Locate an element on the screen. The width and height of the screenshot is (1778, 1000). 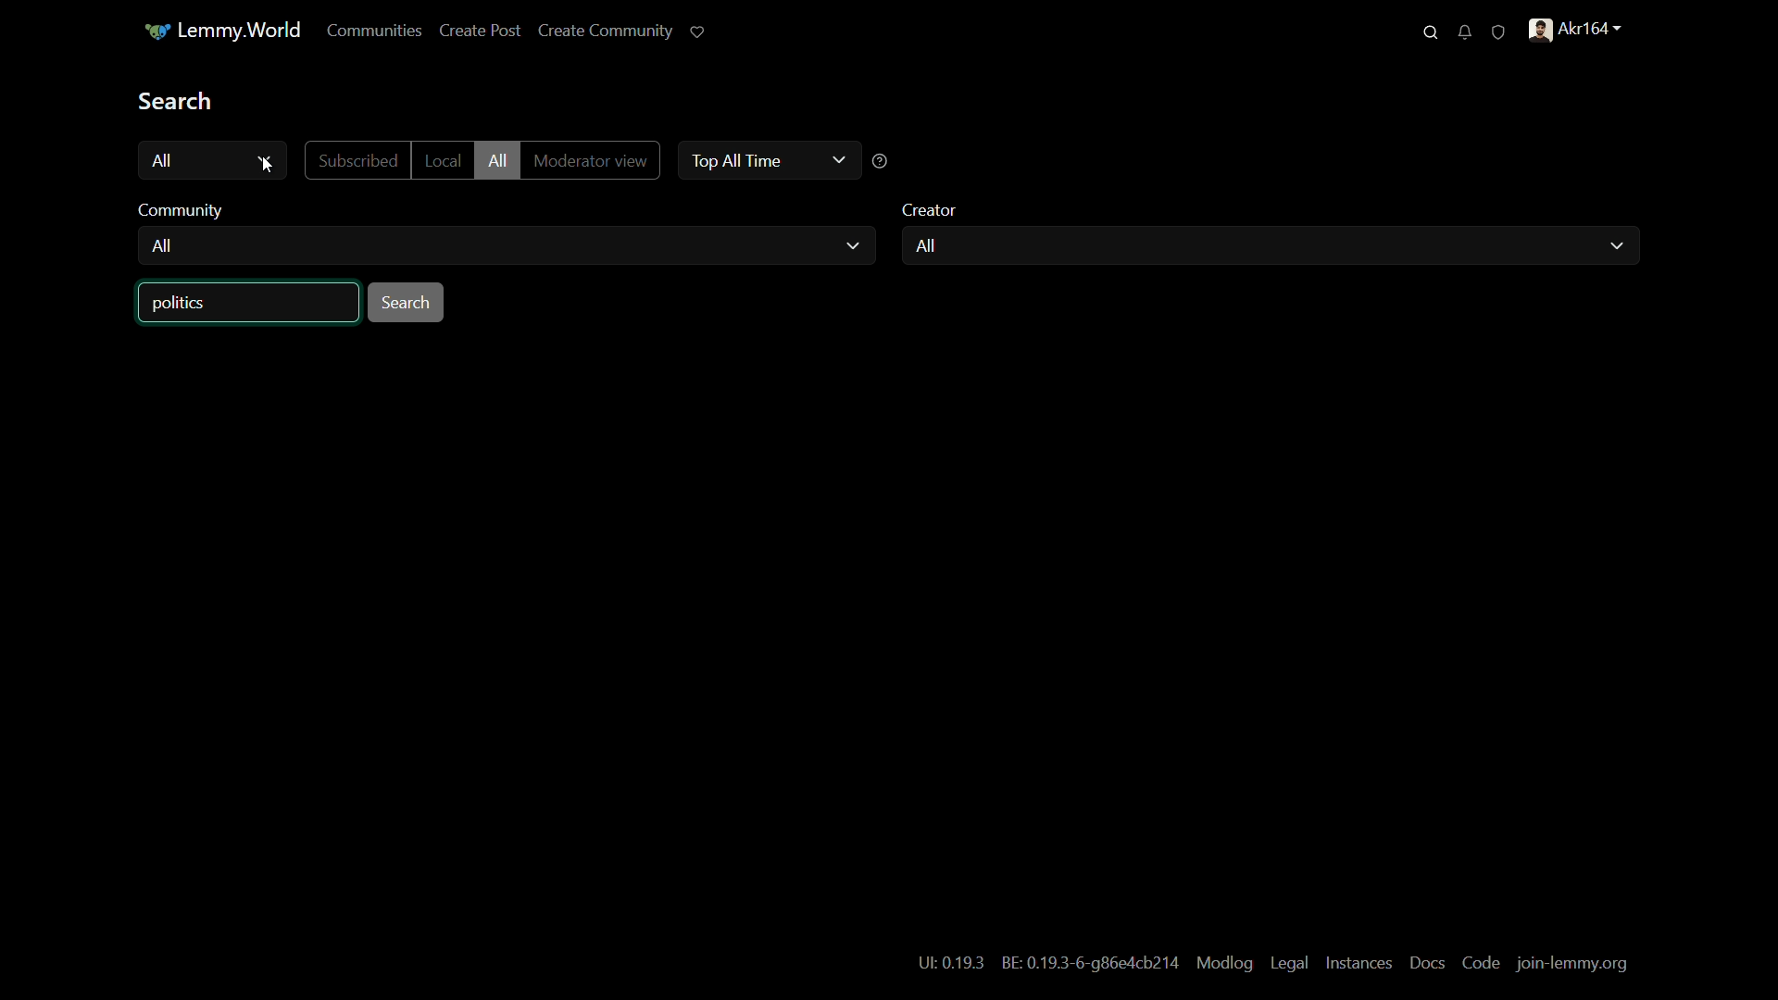
unread notifications is located at coordinates (1464, 31).